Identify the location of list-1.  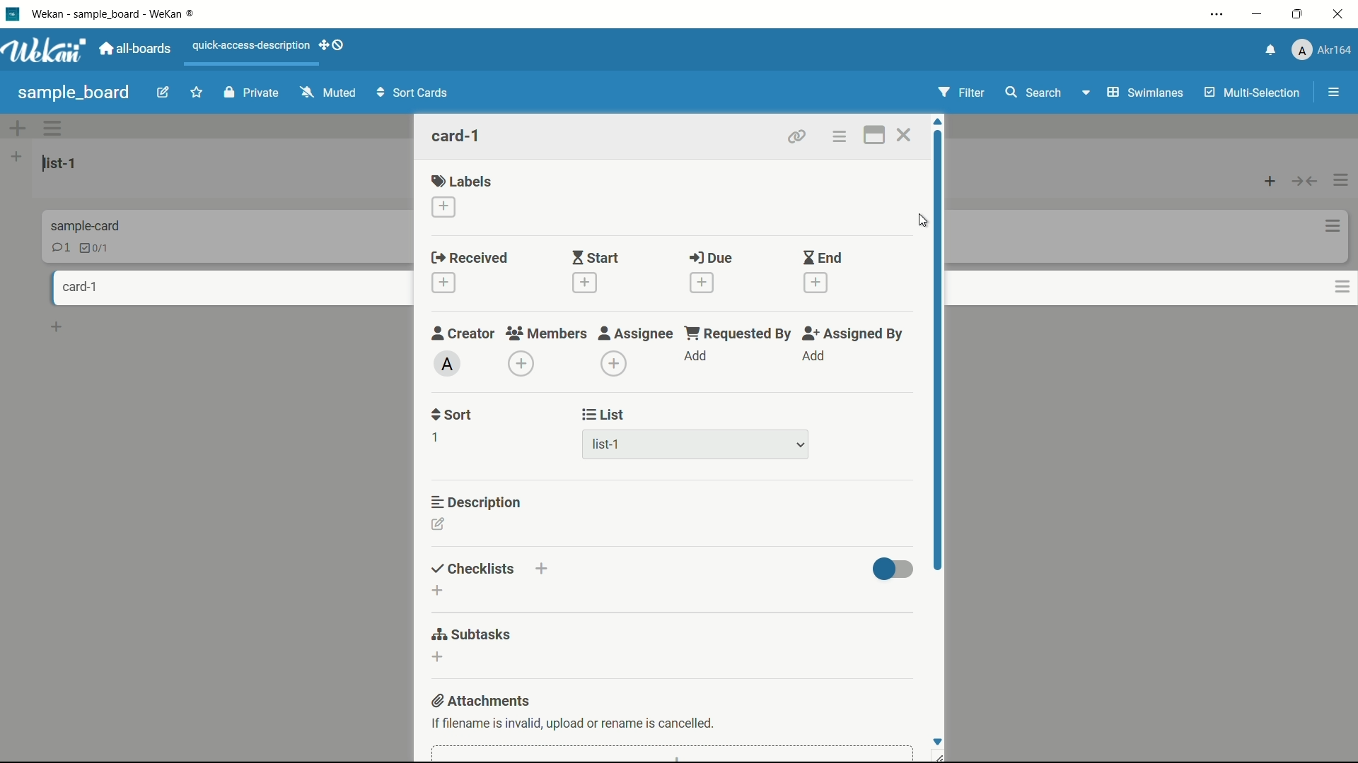
(60, 164).